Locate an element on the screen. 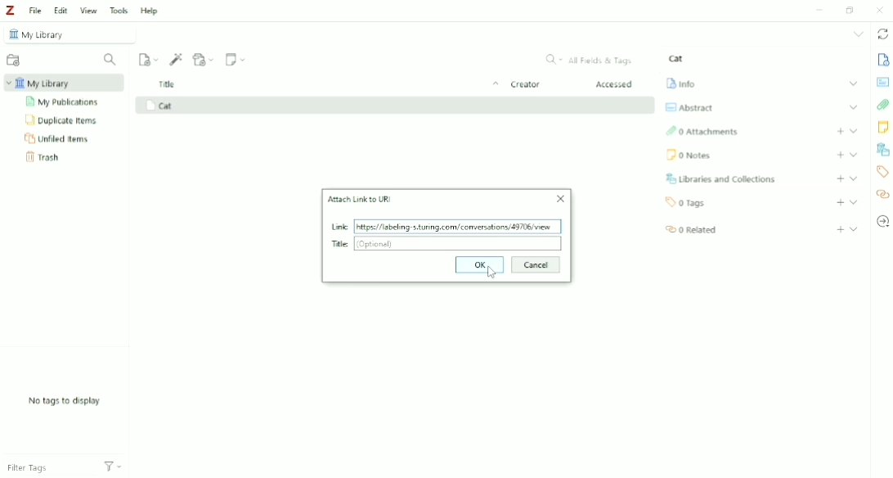 The height and width of the screenshot is (478, 893). Expand section is located at coordinates (854, 83).